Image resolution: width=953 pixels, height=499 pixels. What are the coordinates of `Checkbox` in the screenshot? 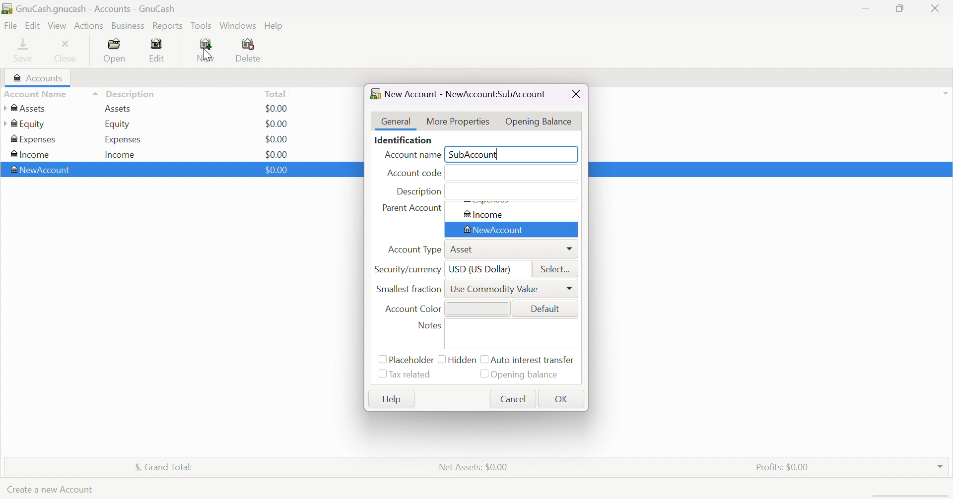 It's located at (483, 360).